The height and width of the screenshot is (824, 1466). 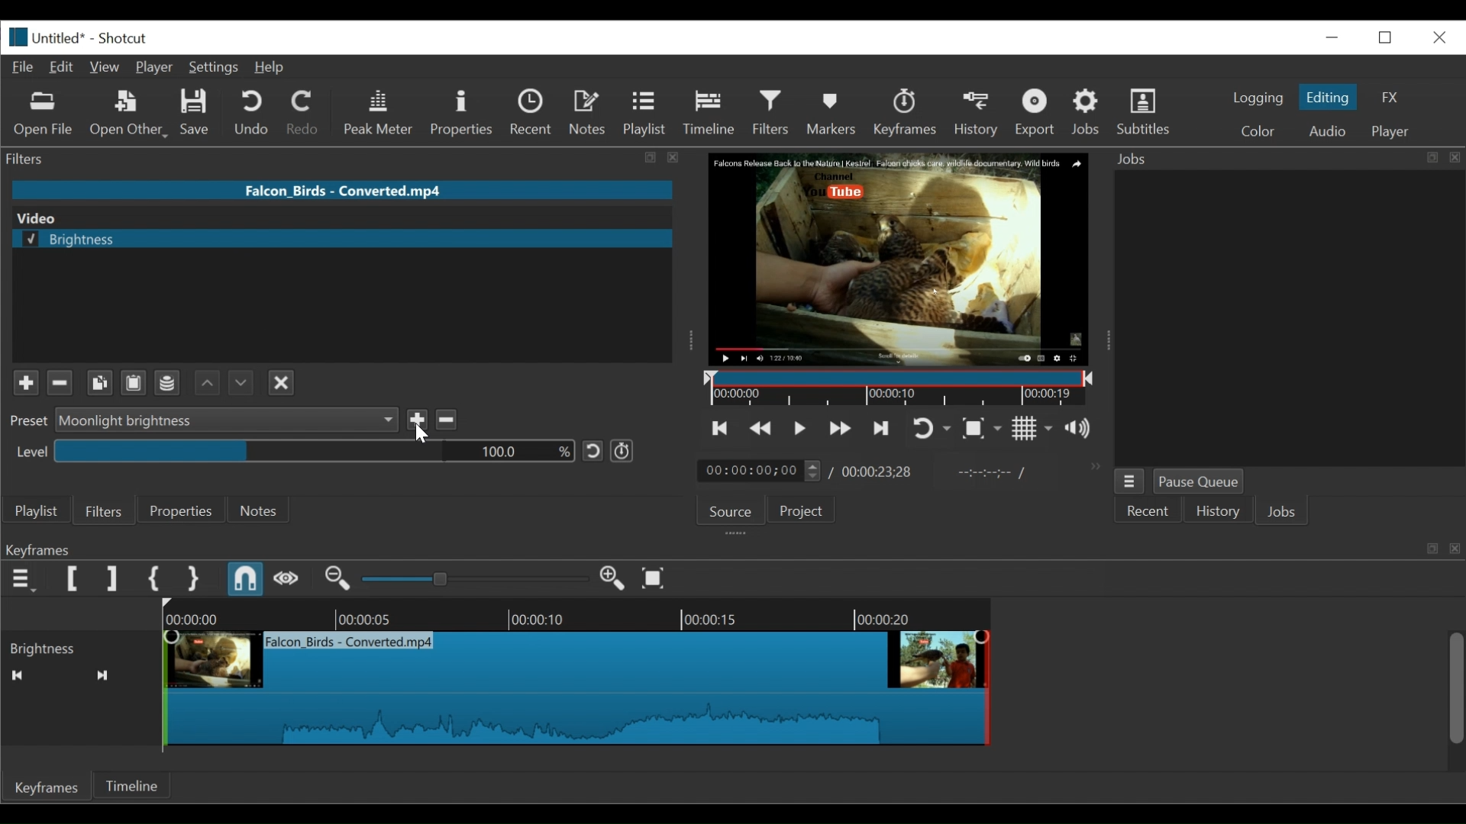 What do you see at coordinates (125, 38) in the screenshot?
I see `Shotcut` at bounding box center [125, 38].